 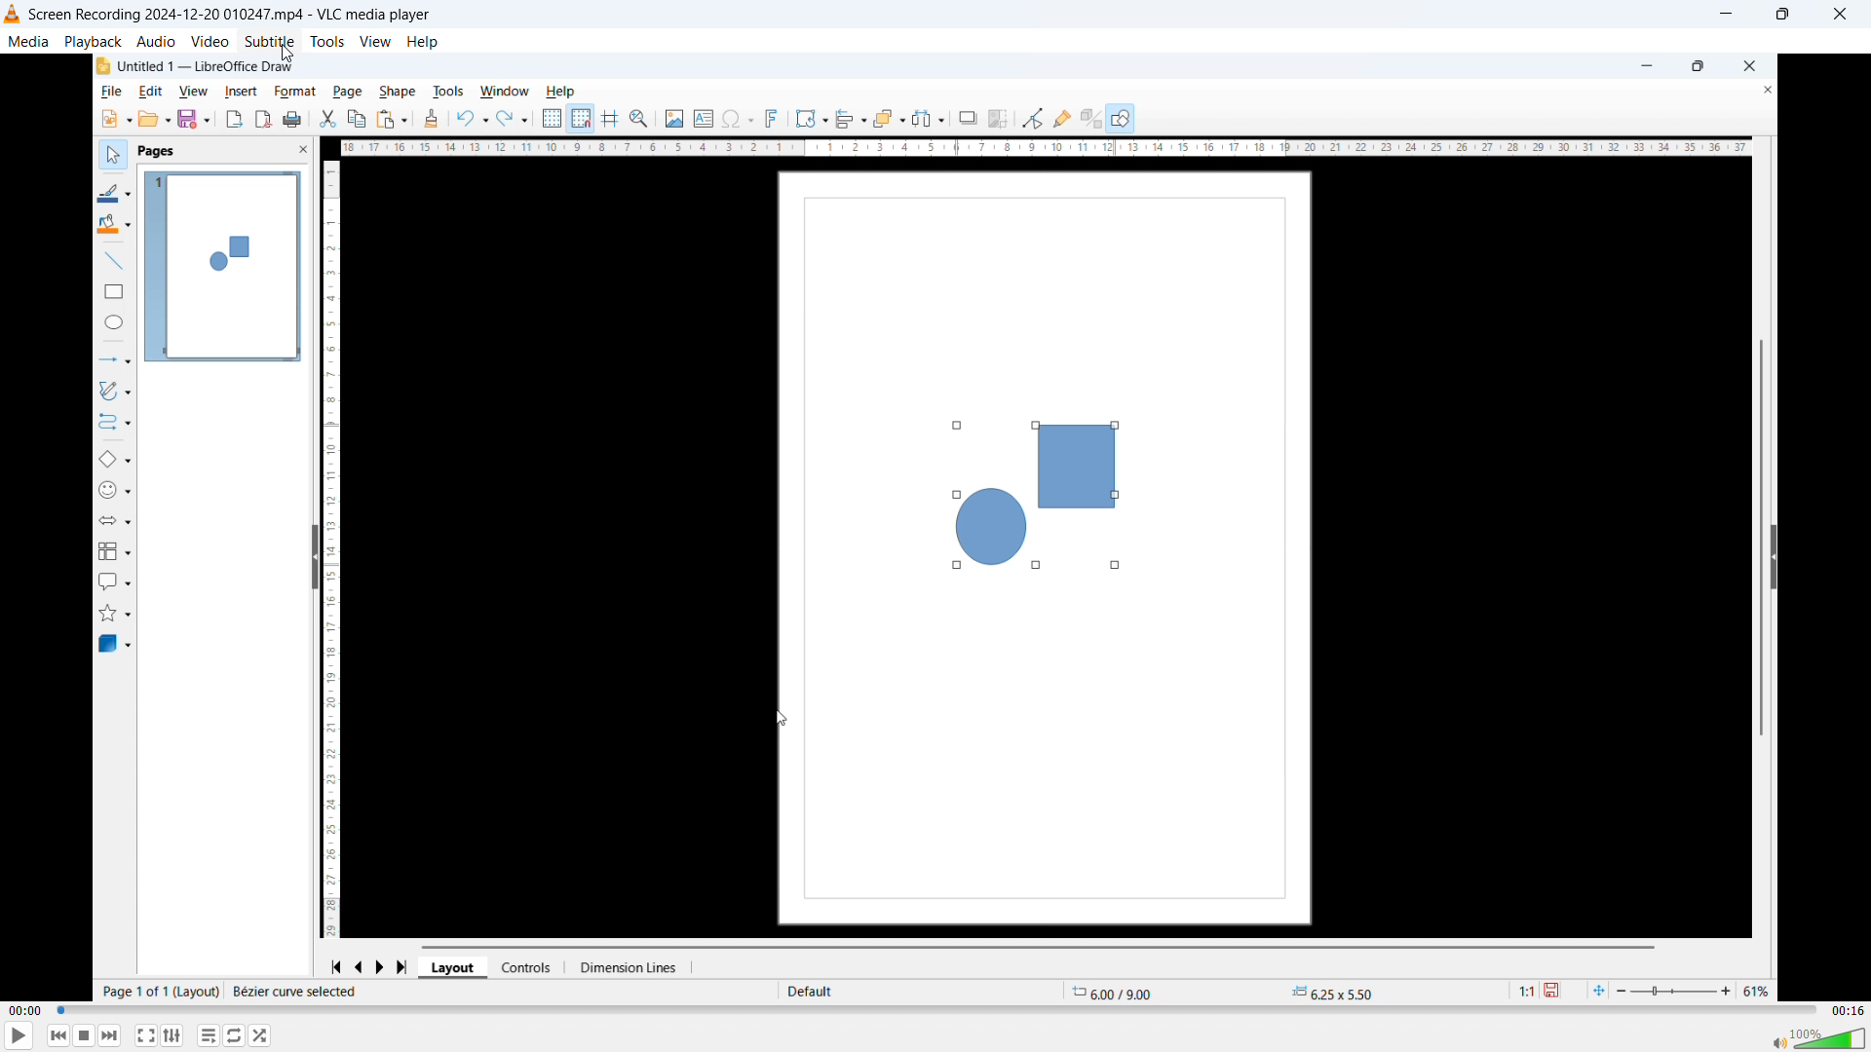 I want to click on Audio , so click(x=157, y=41).